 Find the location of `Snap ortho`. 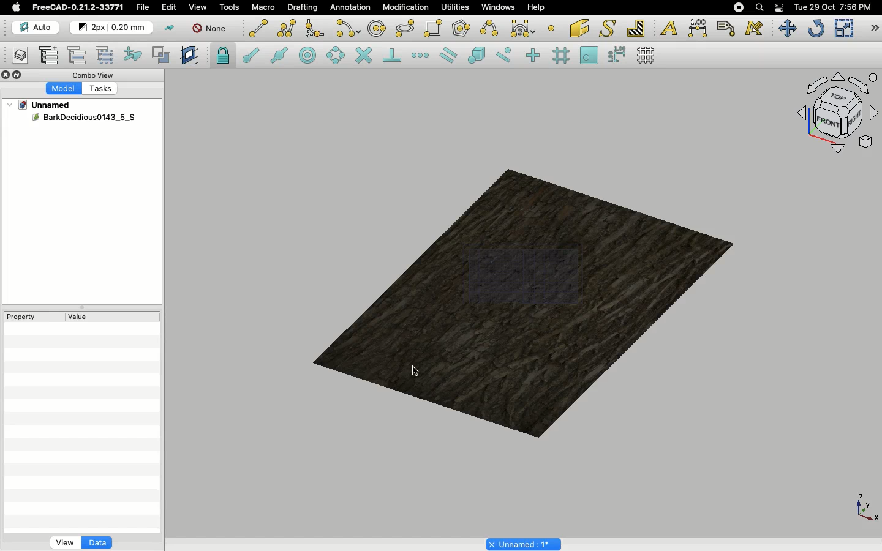

Snap ortho is located at coordinates (535, 56).